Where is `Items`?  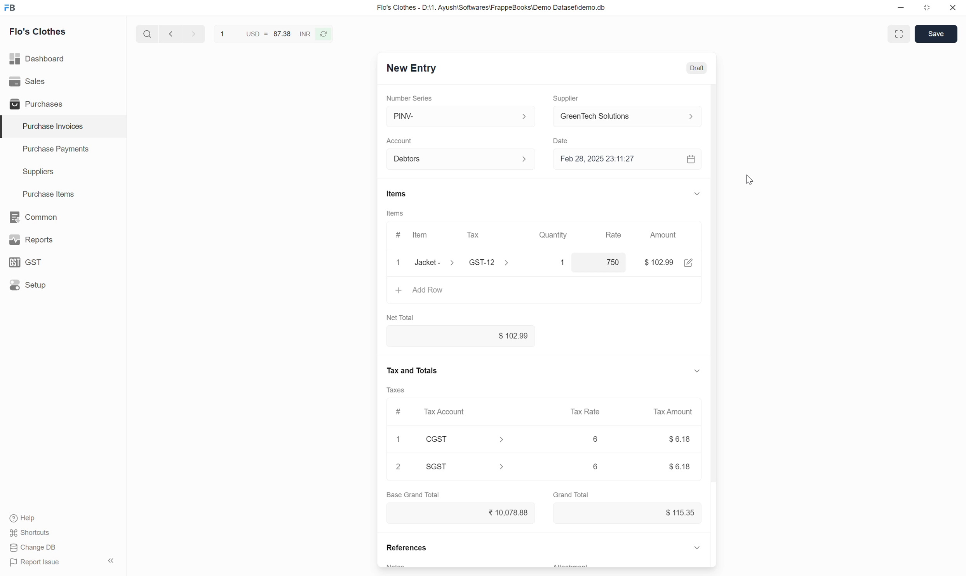 Items is located at coordinates (397, 194).